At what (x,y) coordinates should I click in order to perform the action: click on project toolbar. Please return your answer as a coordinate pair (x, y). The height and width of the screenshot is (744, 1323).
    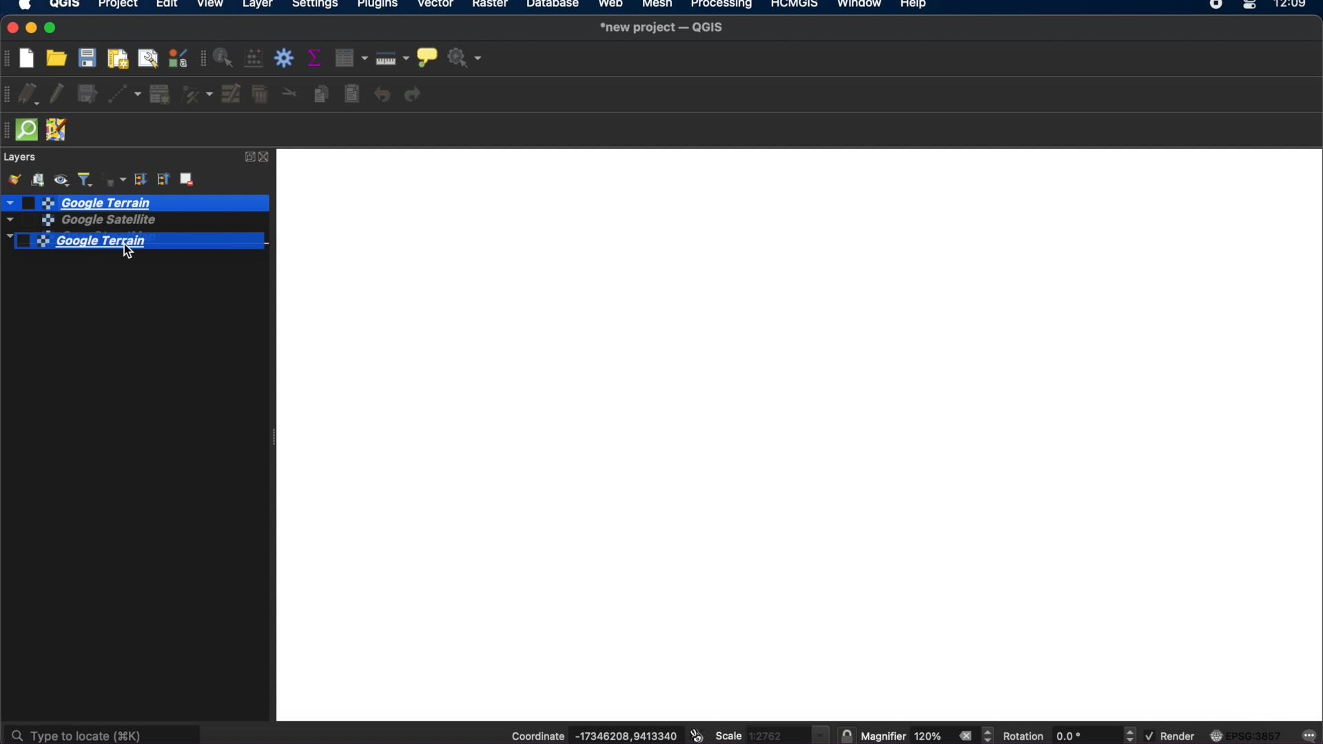
    Looking at the image, I should click on (8, 59).